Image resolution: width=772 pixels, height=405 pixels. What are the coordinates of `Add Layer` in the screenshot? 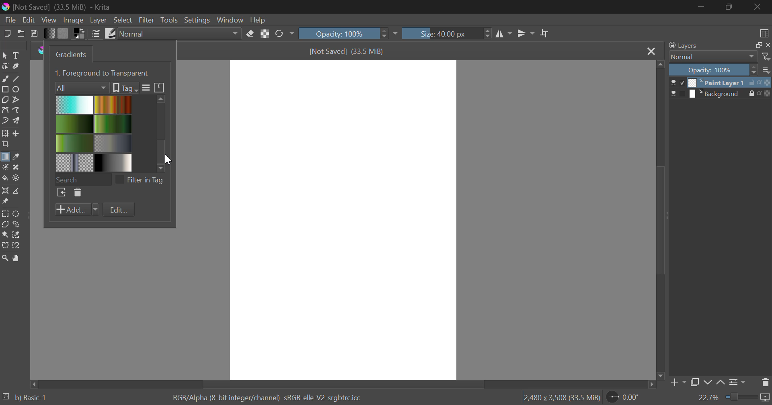 It's located at (678, 384).